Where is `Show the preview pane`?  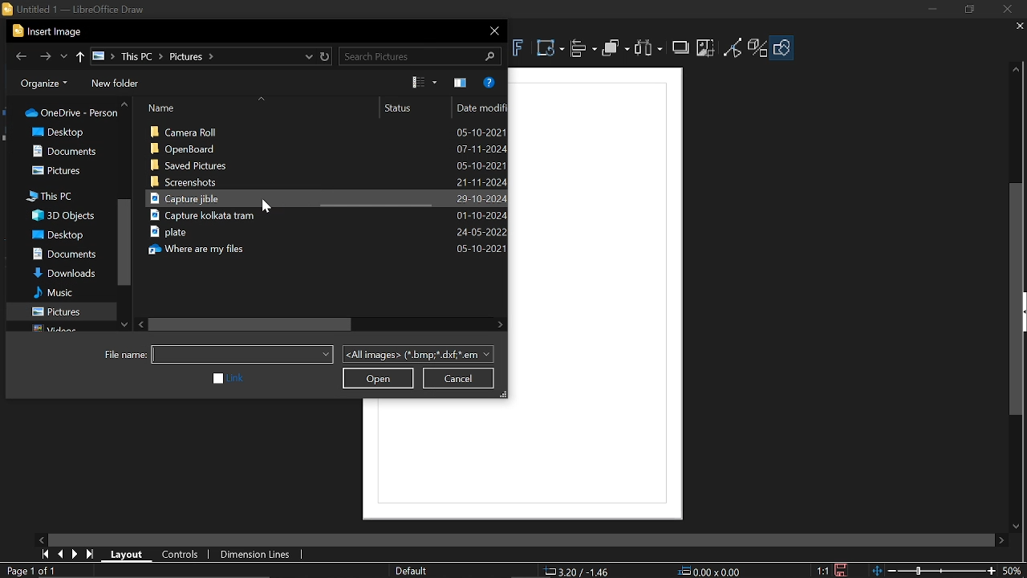 Show the preview pane is located at coordinates (461, 83).